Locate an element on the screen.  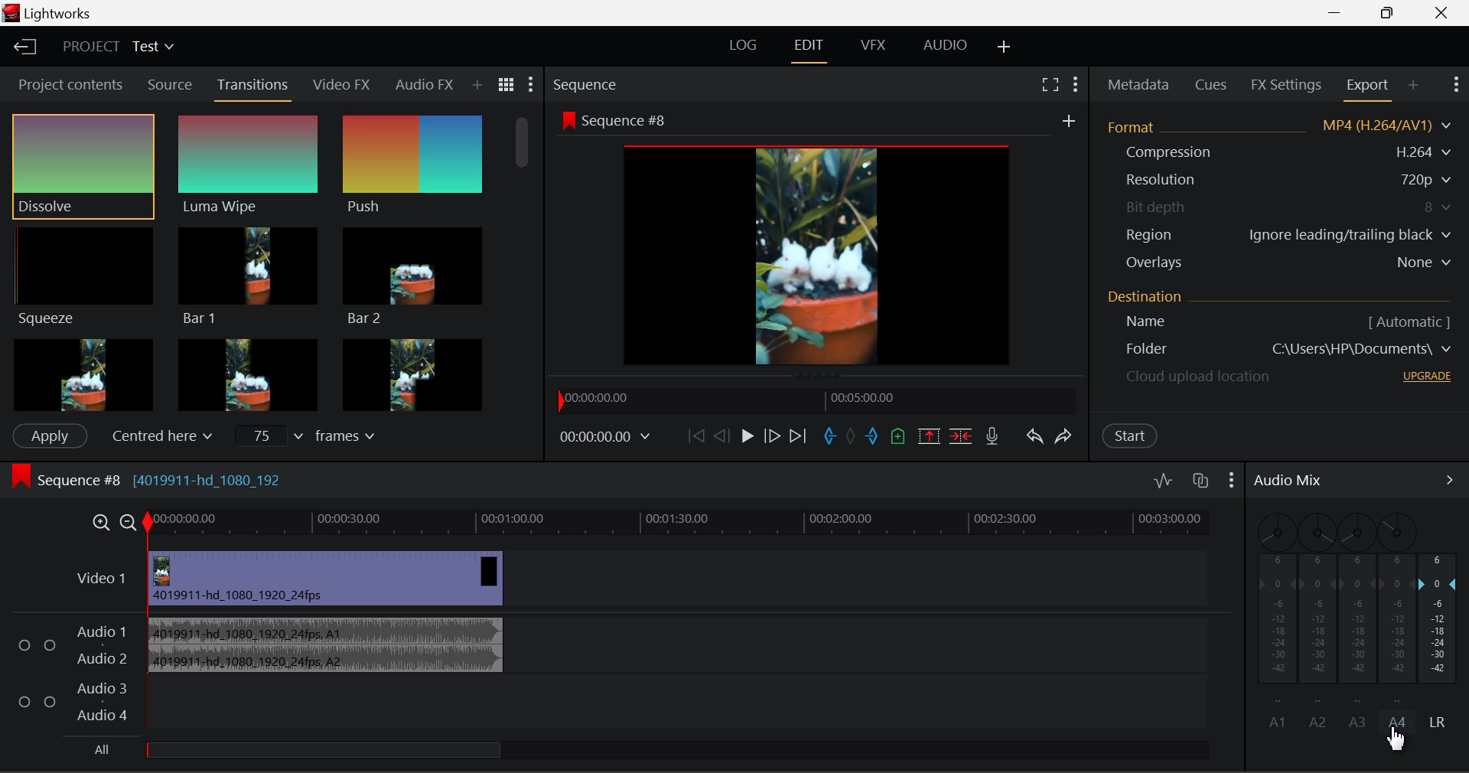
Box 2 is located at coordinates (247, 373).